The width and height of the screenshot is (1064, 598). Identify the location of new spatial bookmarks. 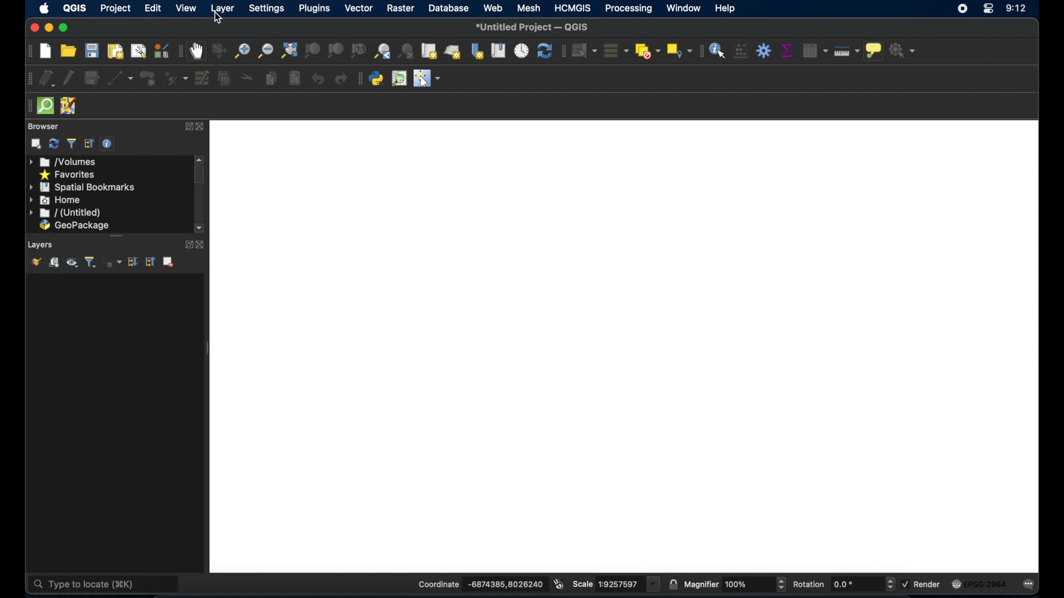
(477, 50).